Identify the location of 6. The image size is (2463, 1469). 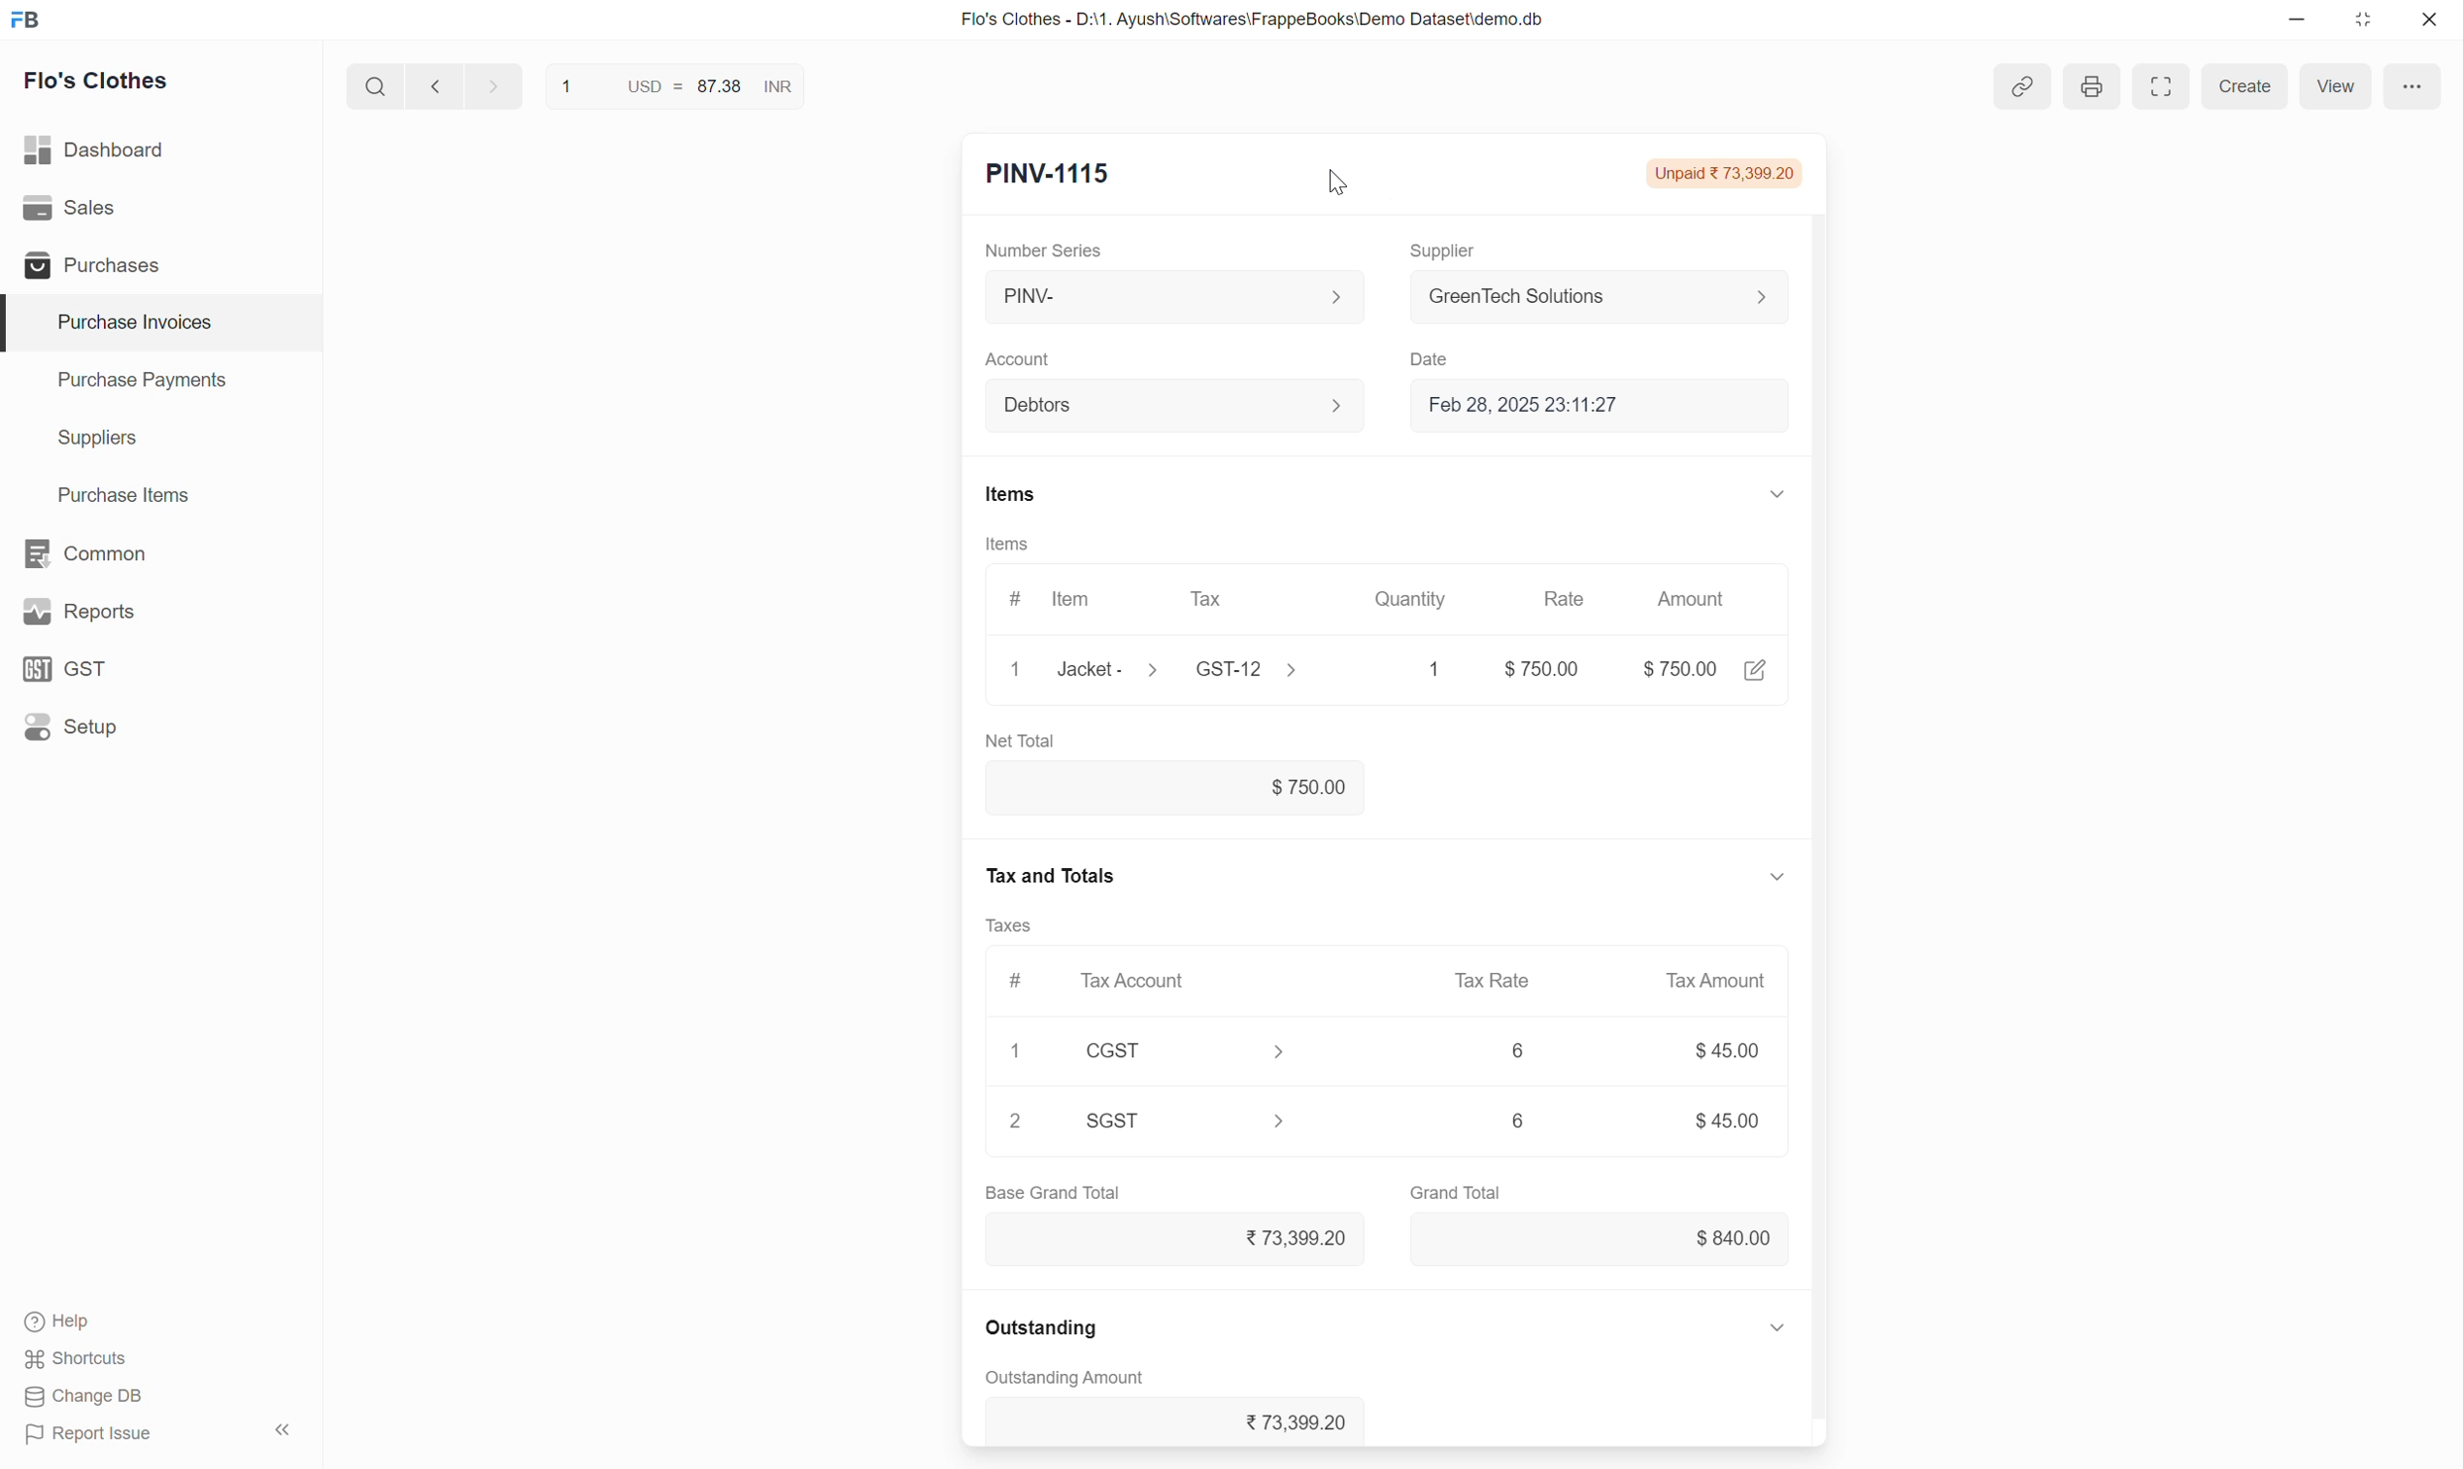
(1518, 1121).